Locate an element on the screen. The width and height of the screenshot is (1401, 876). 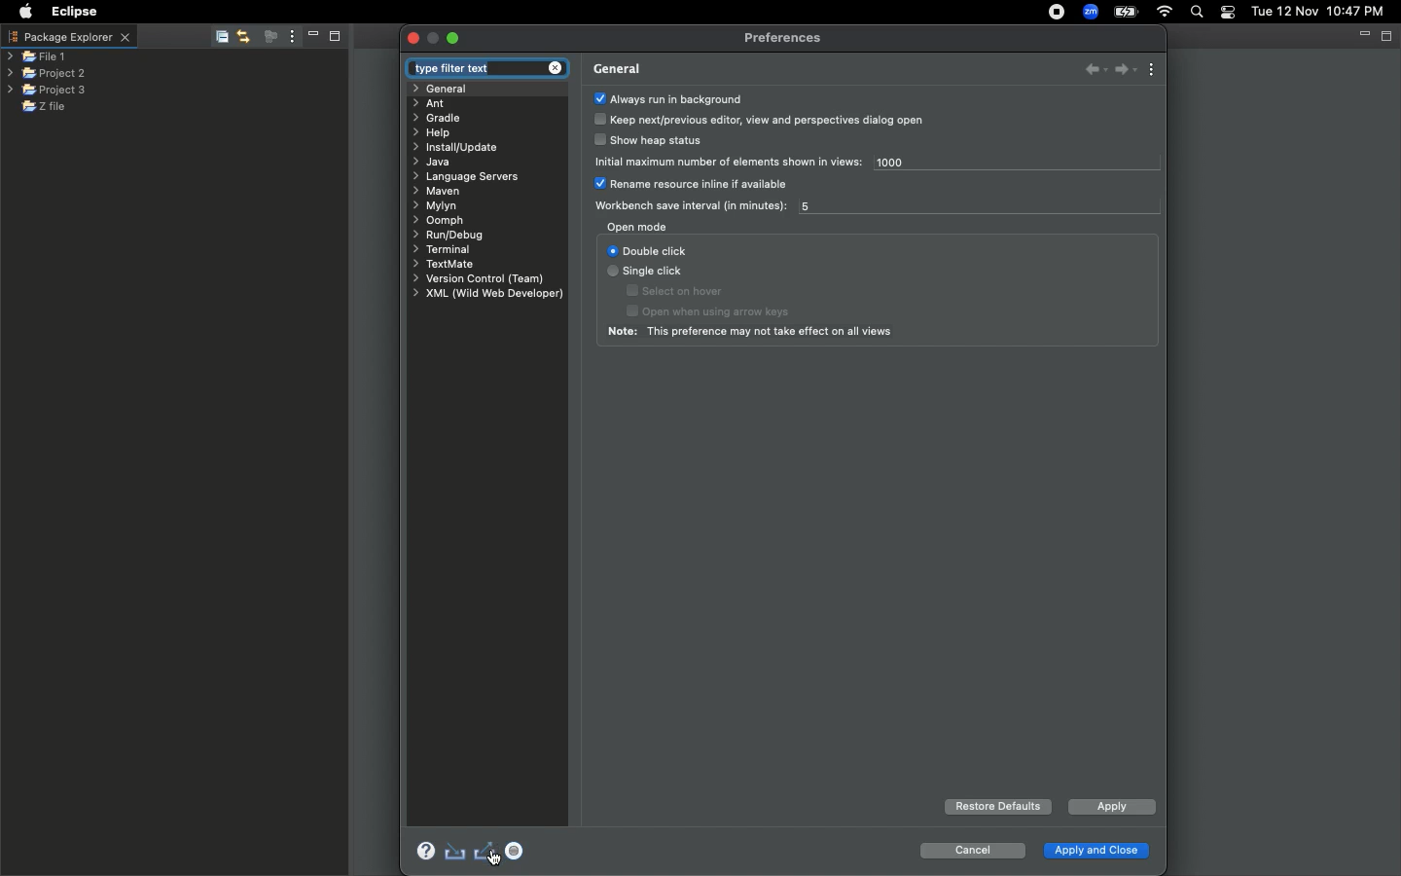
Gradle is located at coordinates (440, 118).